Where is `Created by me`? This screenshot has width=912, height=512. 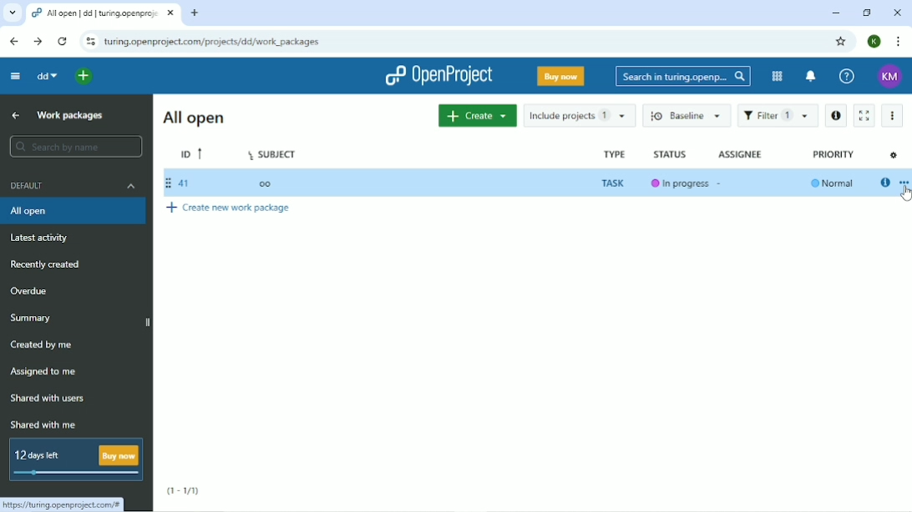 Created by me is located at coordinates (41, 344).